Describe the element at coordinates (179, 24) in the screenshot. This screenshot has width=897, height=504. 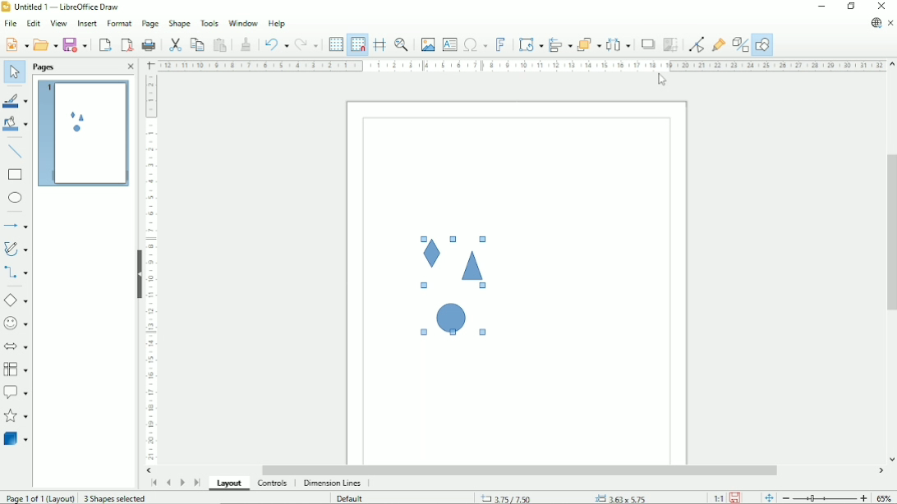
I see `Shape` at that location.